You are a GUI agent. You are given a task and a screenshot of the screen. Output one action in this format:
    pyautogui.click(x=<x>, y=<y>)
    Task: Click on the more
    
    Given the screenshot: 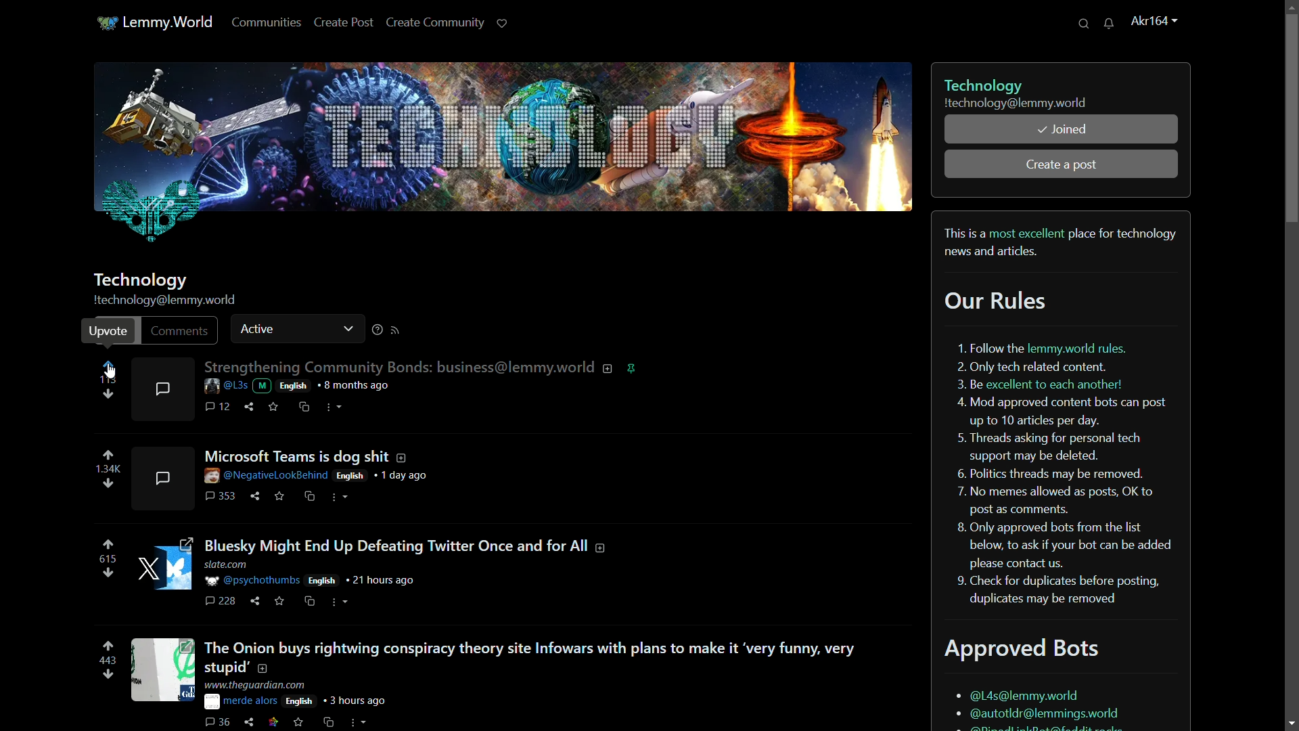 What is the action you would take?
    pyautogui.click(x=336, y=406)
    